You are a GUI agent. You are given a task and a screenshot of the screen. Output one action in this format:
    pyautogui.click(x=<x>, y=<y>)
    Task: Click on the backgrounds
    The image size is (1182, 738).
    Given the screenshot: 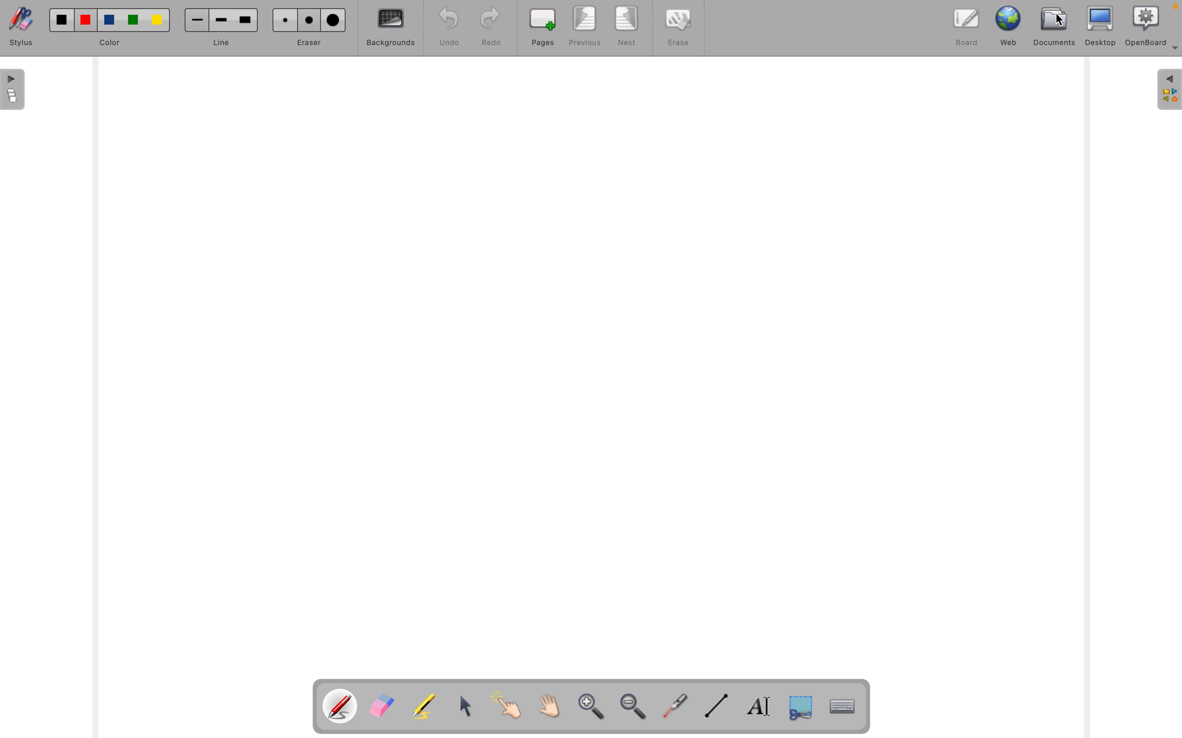 What is the action you would take?
    pyautogui.click(x=391, y=28)
    